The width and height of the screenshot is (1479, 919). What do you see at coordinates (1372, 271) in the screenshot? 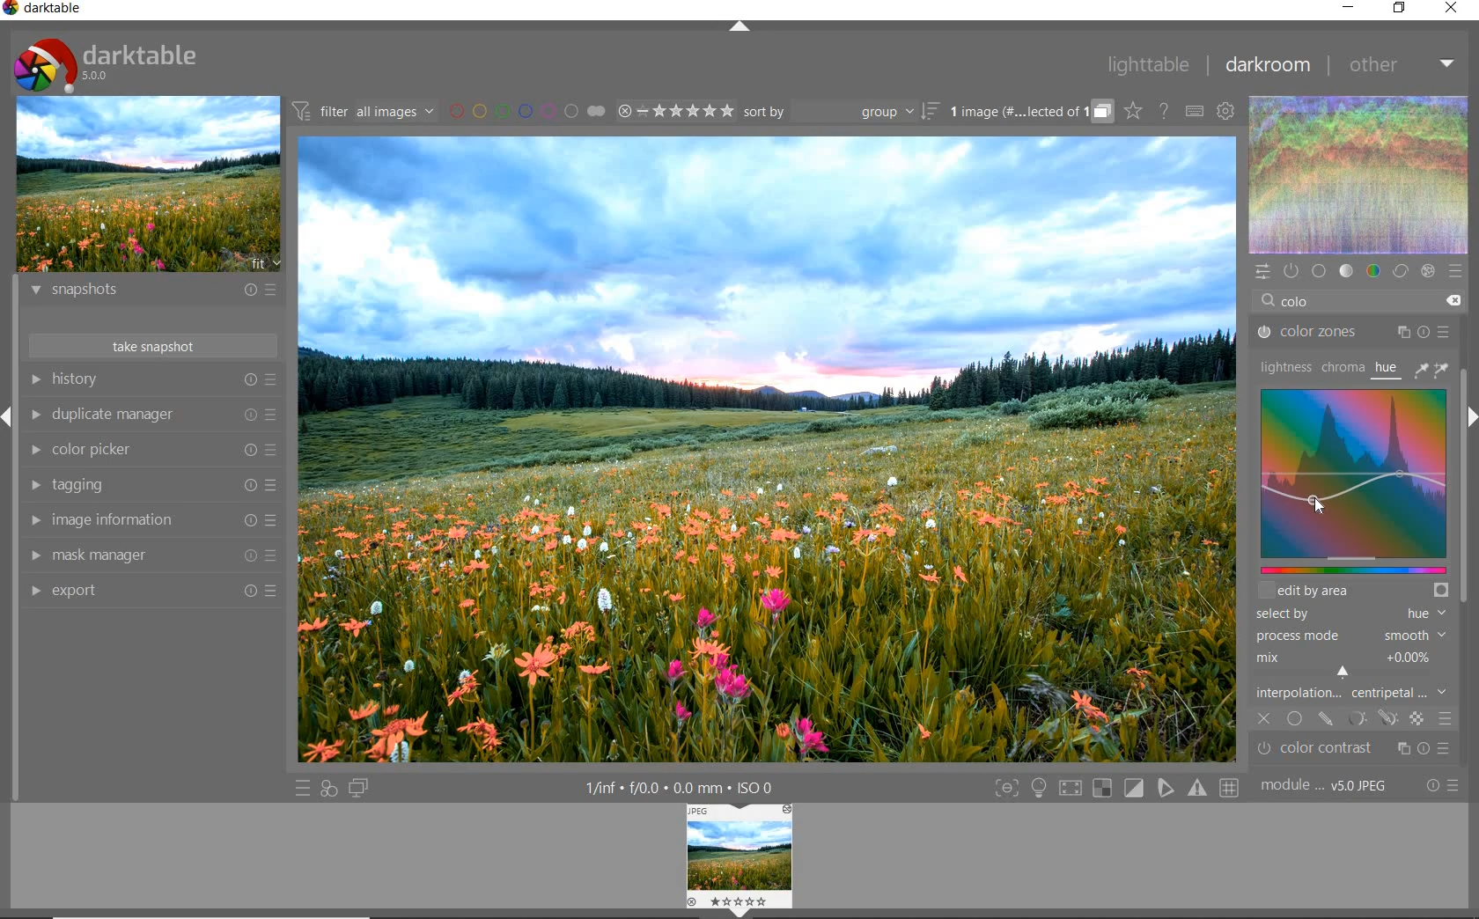
I see `color` at bounding box center [1372, 271].